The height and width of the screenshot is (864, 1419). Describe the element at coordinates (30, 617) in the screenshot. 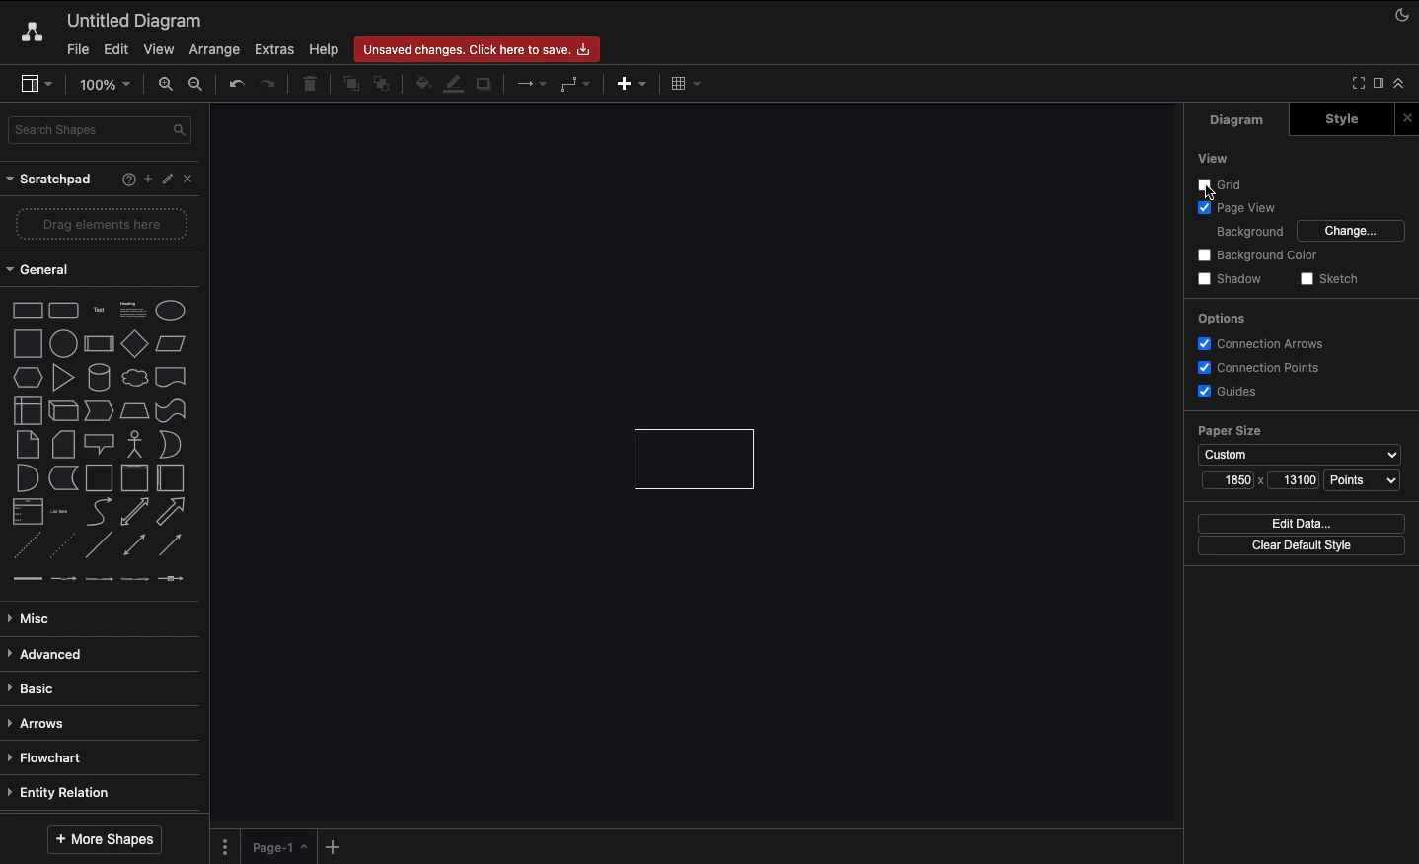

I see `Misc` at that location.